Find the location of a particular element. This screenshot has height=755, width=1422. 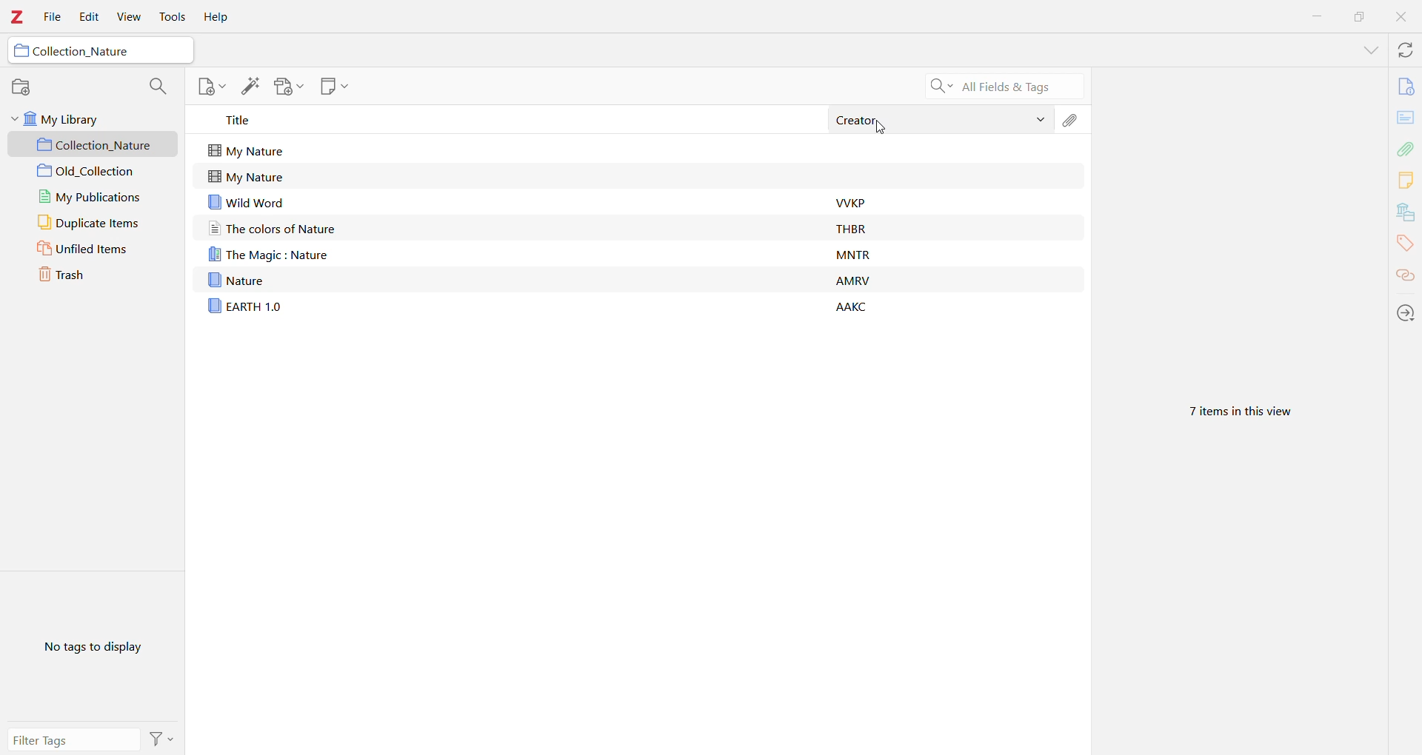

The color of Nature is located at coordinates (322, 228).